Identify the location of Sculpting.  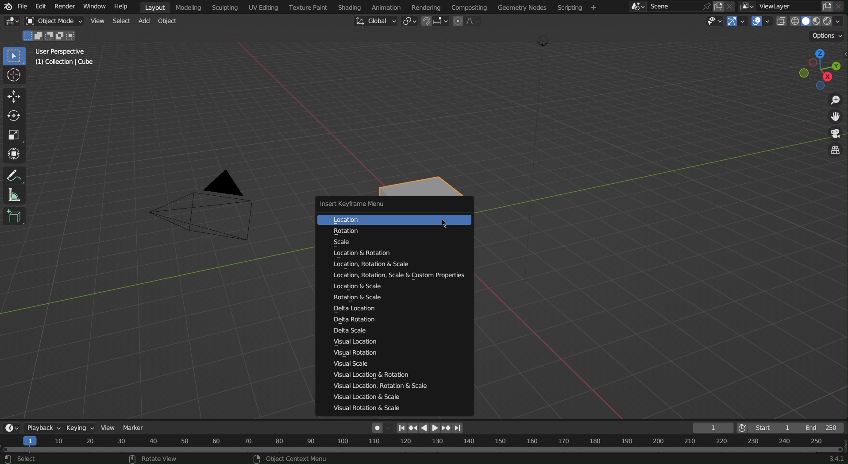
(224, 7).